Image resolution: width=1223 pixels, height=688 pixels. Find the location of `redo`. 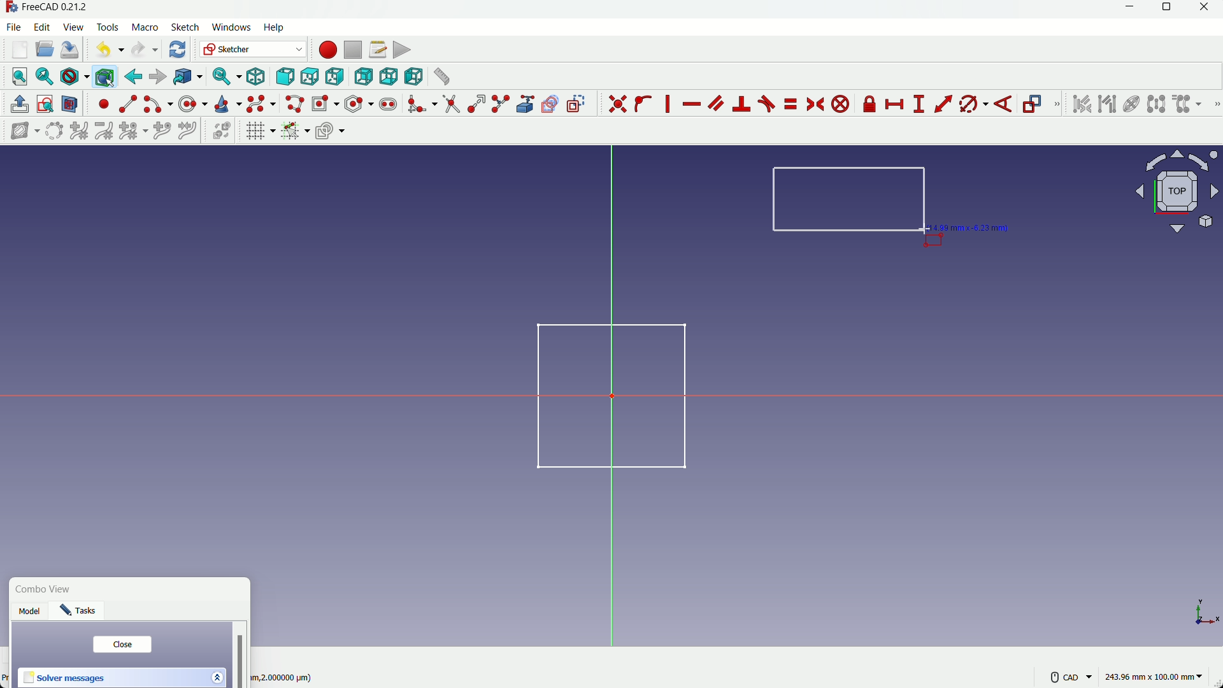

redo is located at coordinates (145, 50).